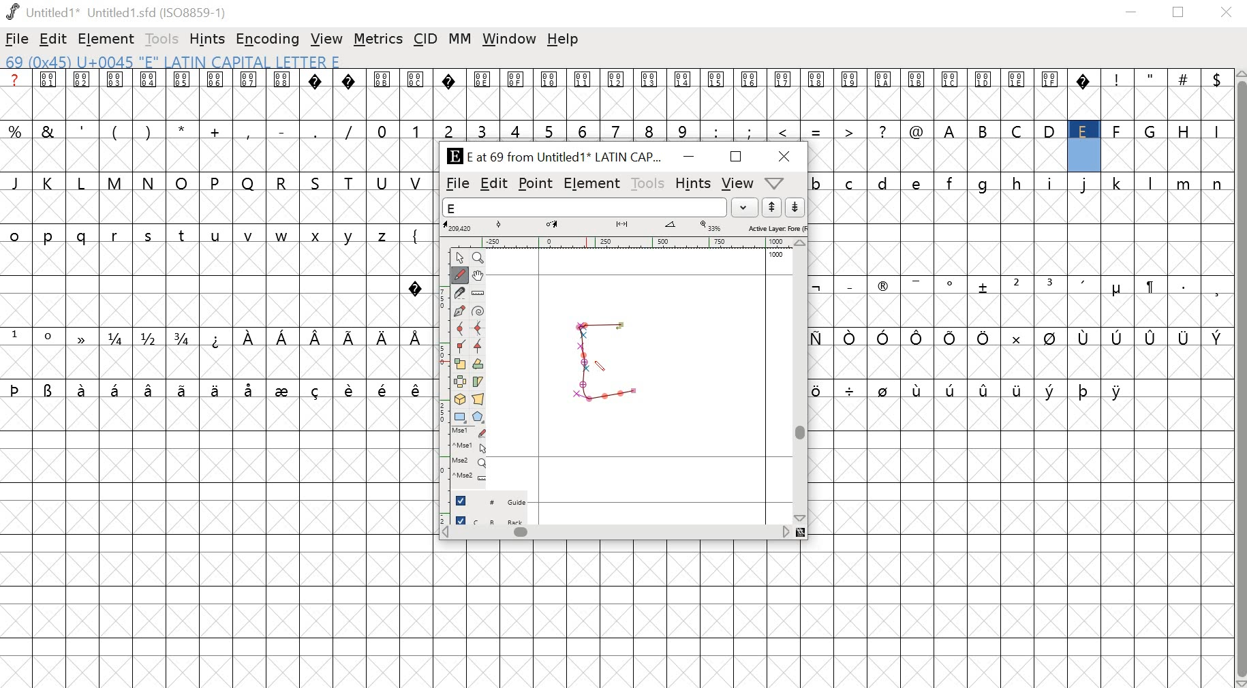 The image size is (1247, 688). Describe the element at coordinates (162, 39) in the screenshot. I see `tools` at that location.